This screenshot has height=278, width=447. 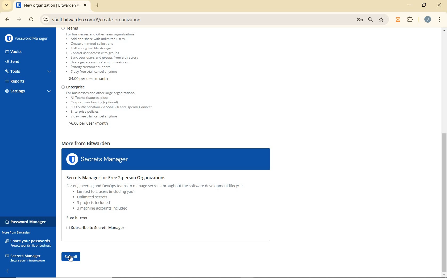 I want to click on send, so click(x=21, y=62).